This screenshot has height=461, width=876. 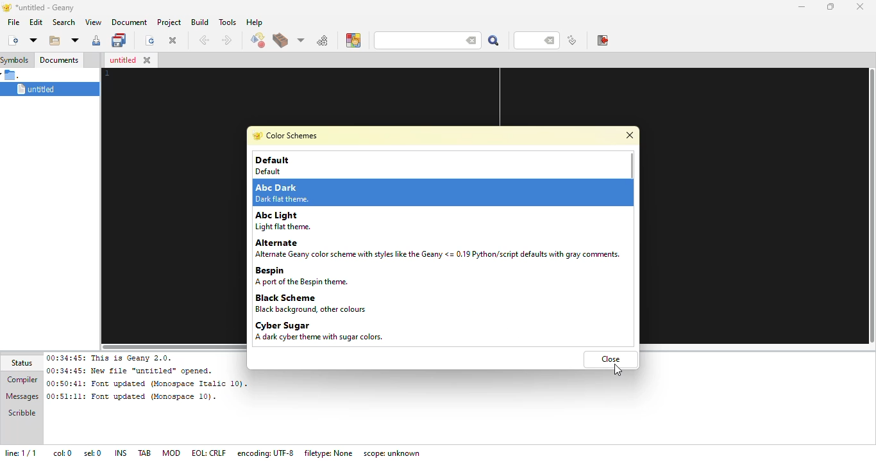 I want to click on new from template, so click(x=33, y=40).